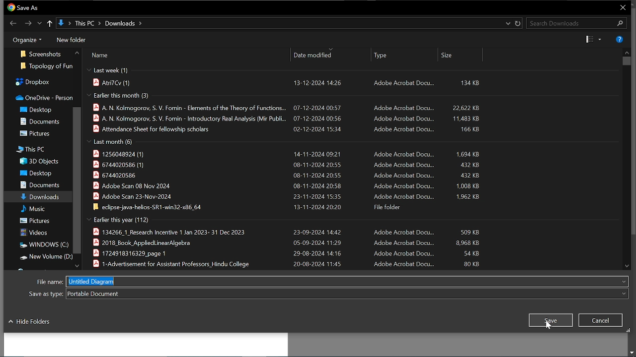 The height and width of the screenshot is (357, 636). Describe the element at coordinates (41, 185) in the screenshot. I see `documents` at that location.